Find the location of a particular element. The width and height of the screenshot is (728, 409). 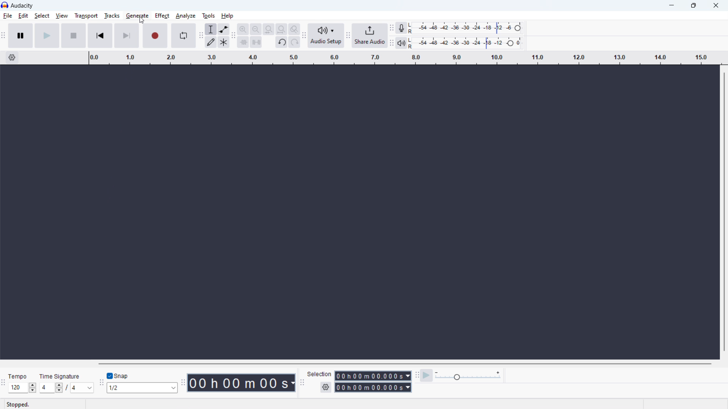

play at speed toolbar is located at coordinates (417, 376).